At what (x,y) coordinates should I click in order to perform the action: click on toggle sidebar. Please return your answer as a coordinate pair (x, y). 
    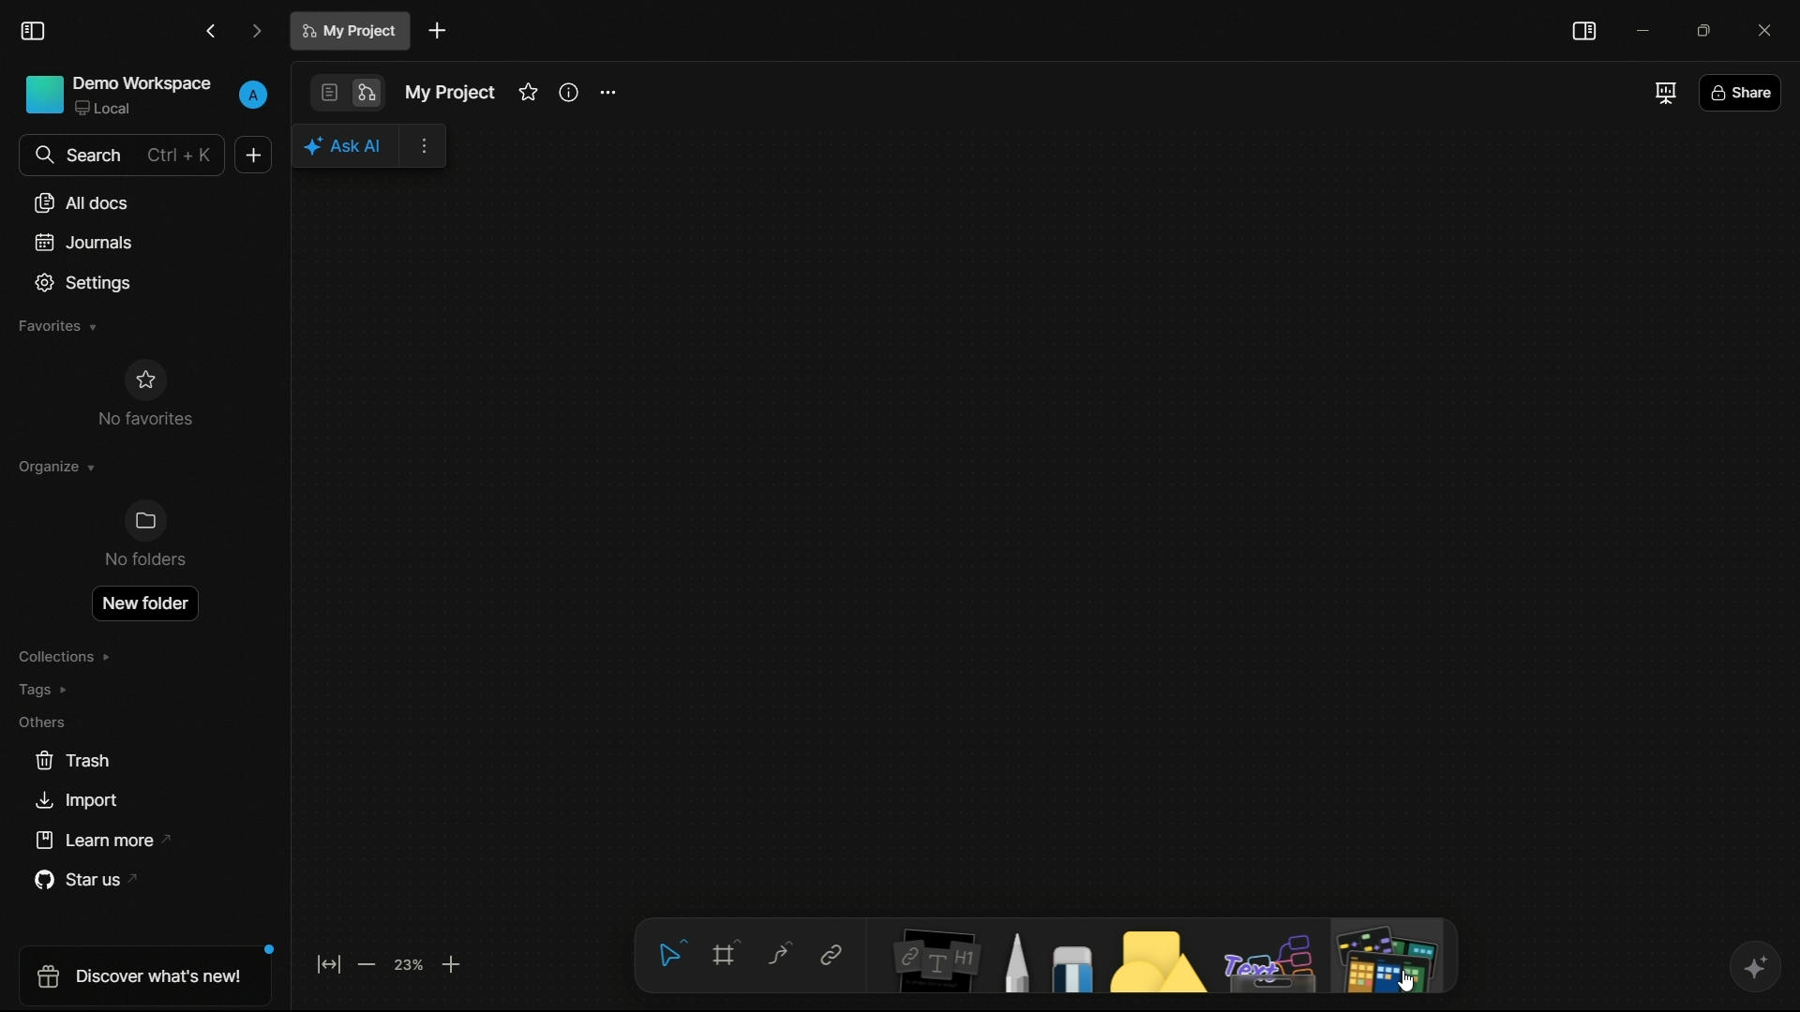
    Looking at the image, I should click on (34, 32).